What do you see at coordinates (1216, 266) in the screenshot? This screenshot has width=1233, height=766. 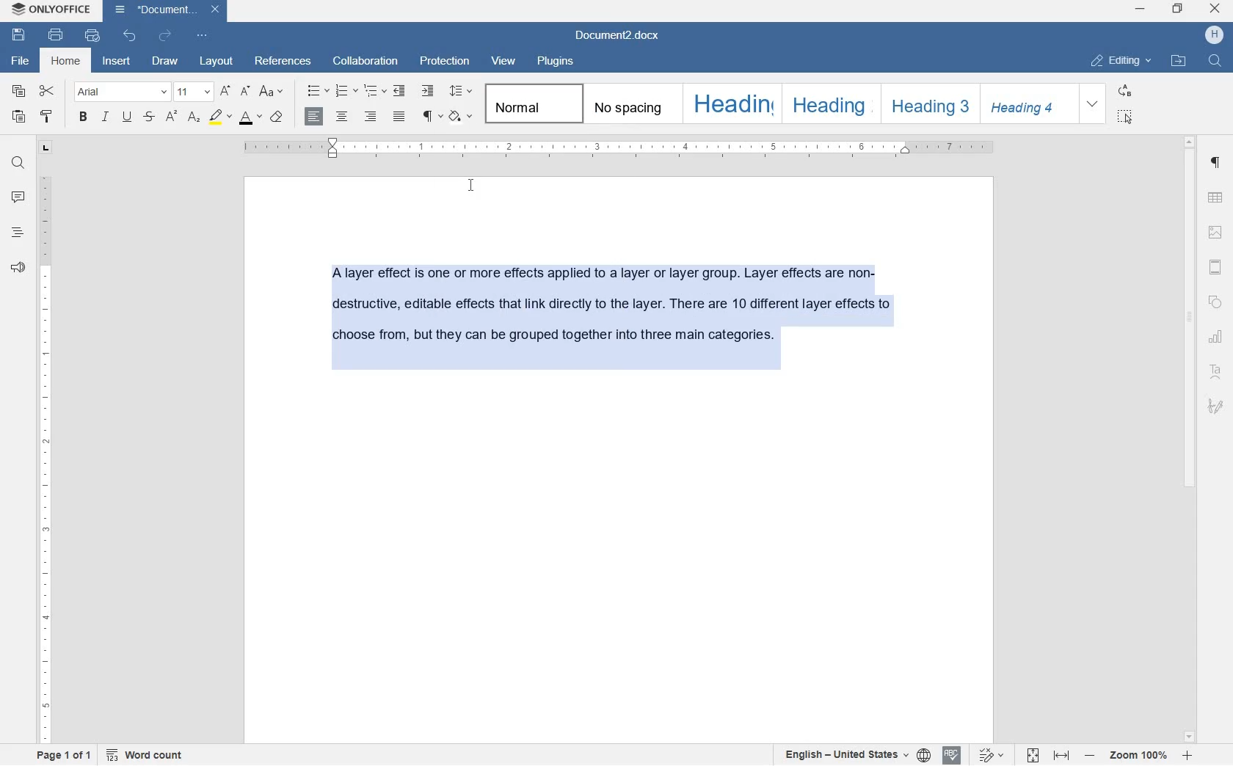 I see `headers & footers` at bounding box center [1216, 266].